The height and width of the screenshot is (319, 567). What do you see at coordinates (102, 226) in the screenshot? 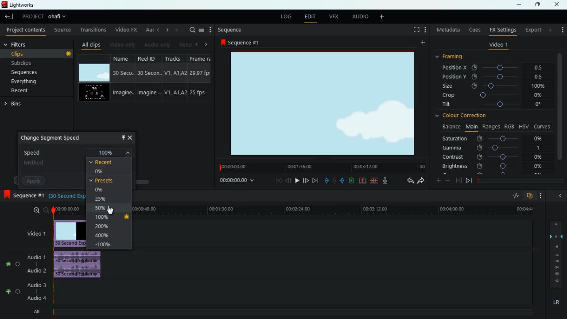
I see `200` at bounding box center [102, 226].